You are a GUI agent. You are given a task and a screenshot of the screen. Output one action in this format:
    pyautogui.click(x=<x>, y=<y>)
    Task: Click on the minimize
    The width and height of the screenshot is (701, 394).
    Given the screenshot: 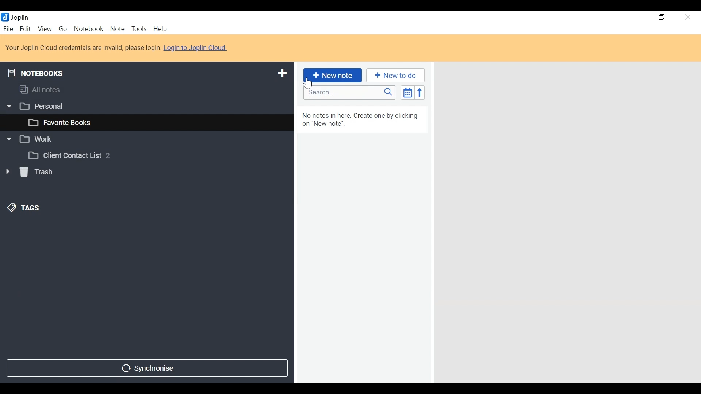 What is the action you would take?
    pyautogui.click(x=637, y=18)
    